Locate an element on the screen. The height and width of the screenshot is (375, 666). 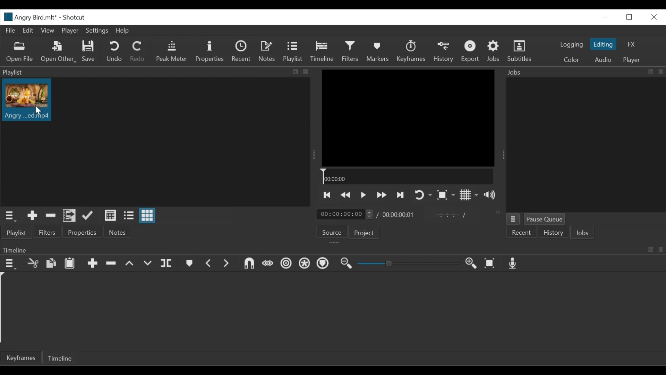
History is located at coordinates (553, 233).